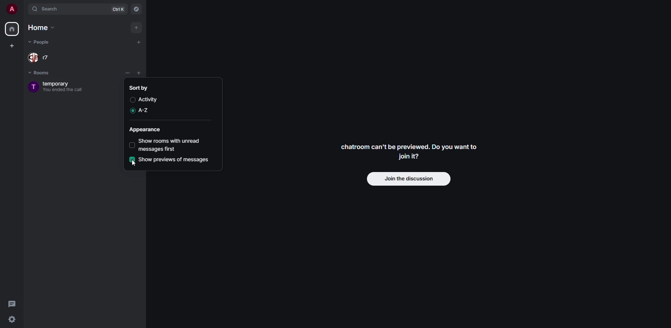 This screenshot has height=328, width=671. What do you see at coordinates (49, 9) in the screenshot?
I see `search` at bounding box center [49, 9].